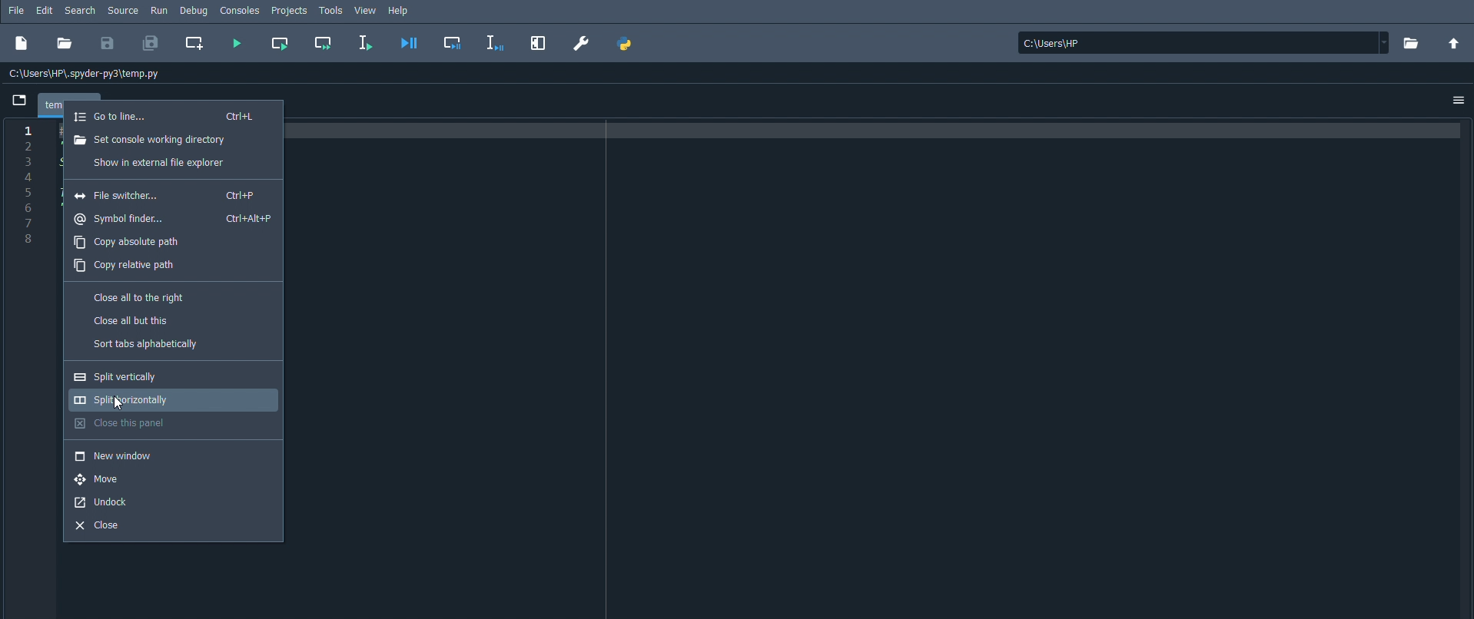  Describe the element at coordinates (194, 12) in the screenshot. I see `Debug` at that location.